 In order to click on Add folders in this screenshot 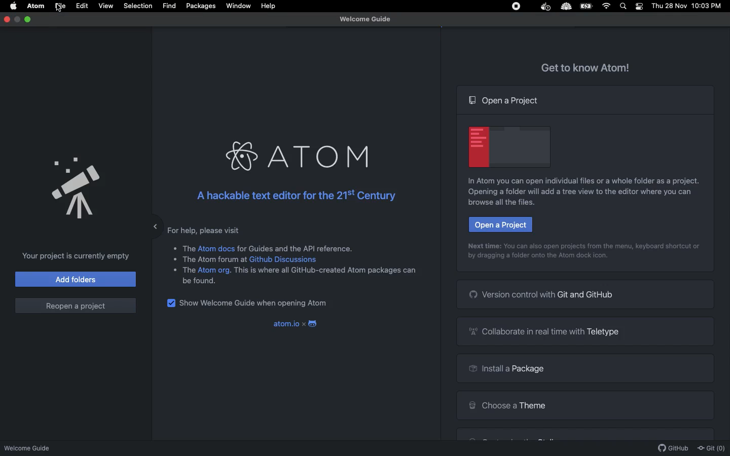, I will do `click(76, 279)`.